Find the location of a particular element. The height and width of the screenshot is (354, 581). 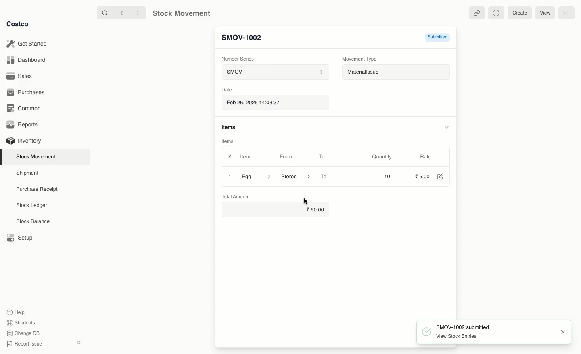

Stock Movement is located at coordinates (38, 156).